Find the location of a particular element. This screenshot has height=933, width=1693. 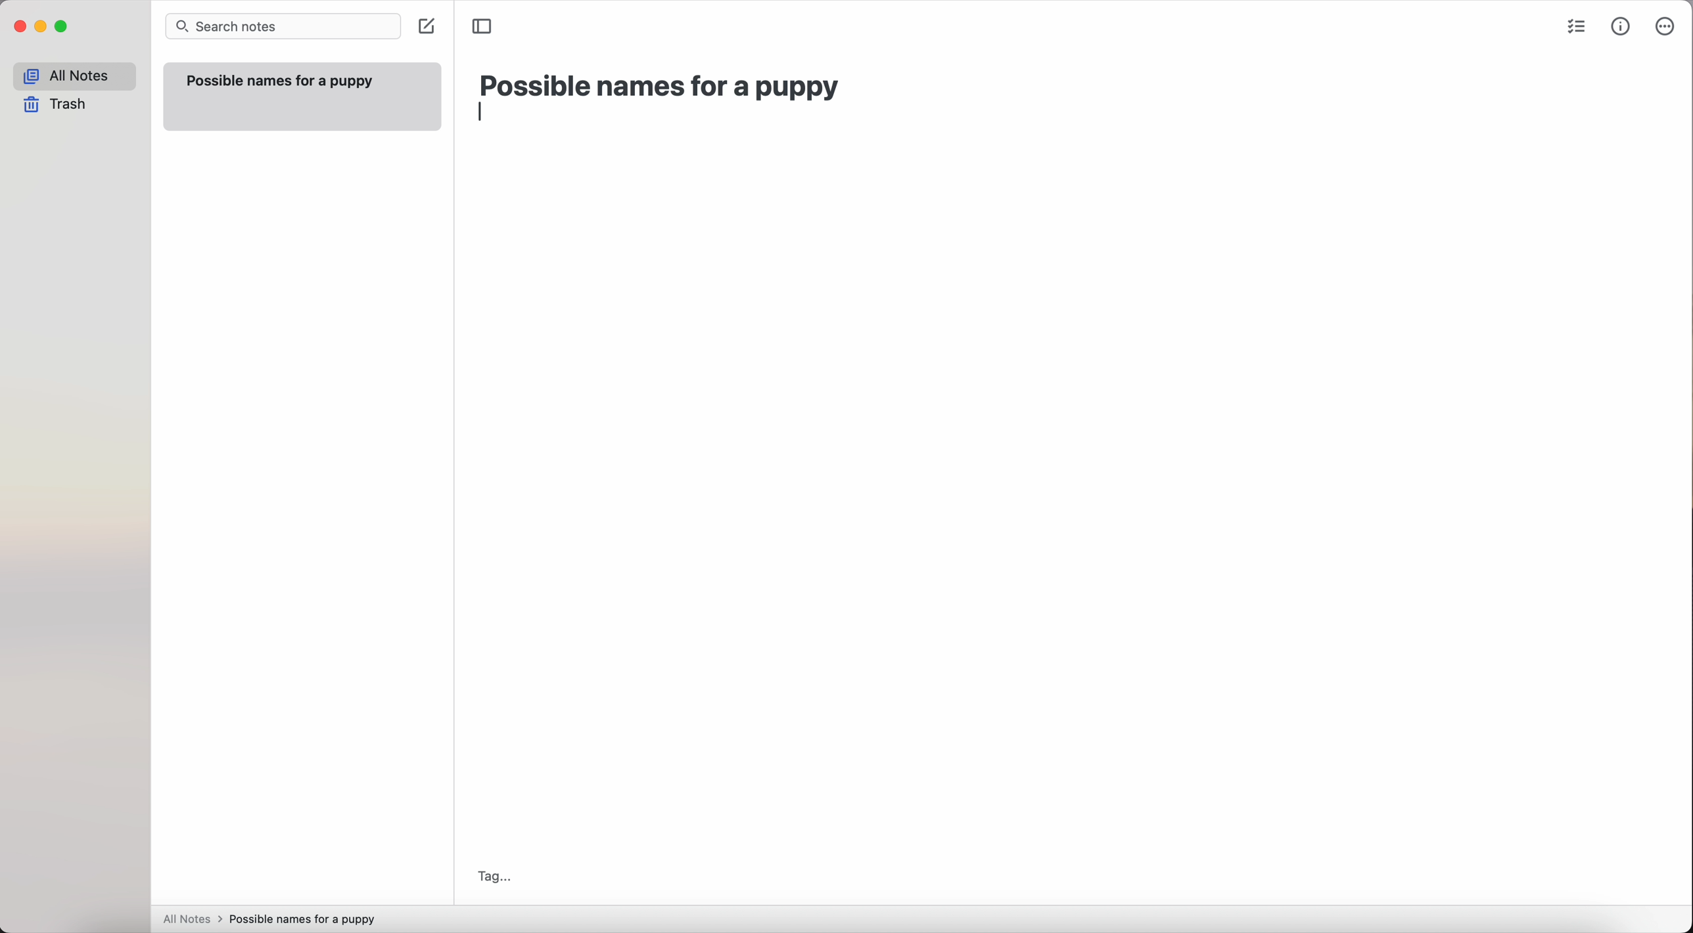

search bar is located at coordinates (283, 28).